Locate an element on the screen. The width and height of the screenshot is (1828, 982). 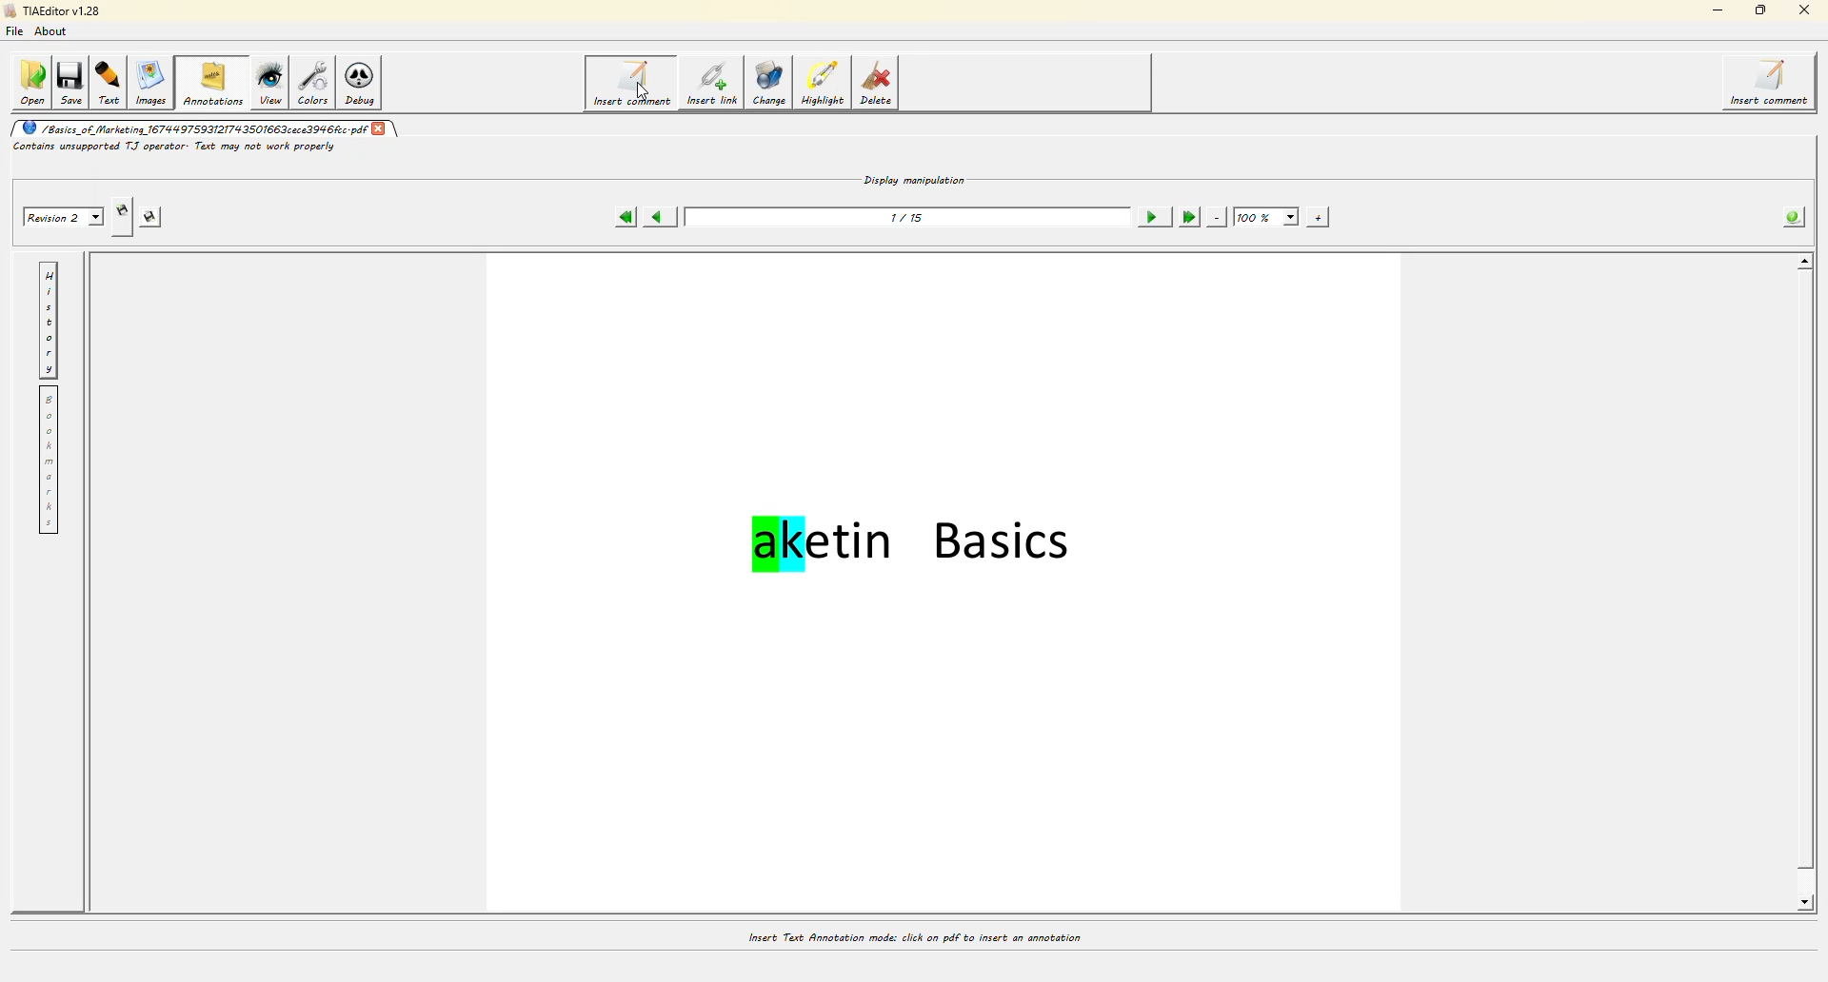
previous page is located at coordinates (659, 218).